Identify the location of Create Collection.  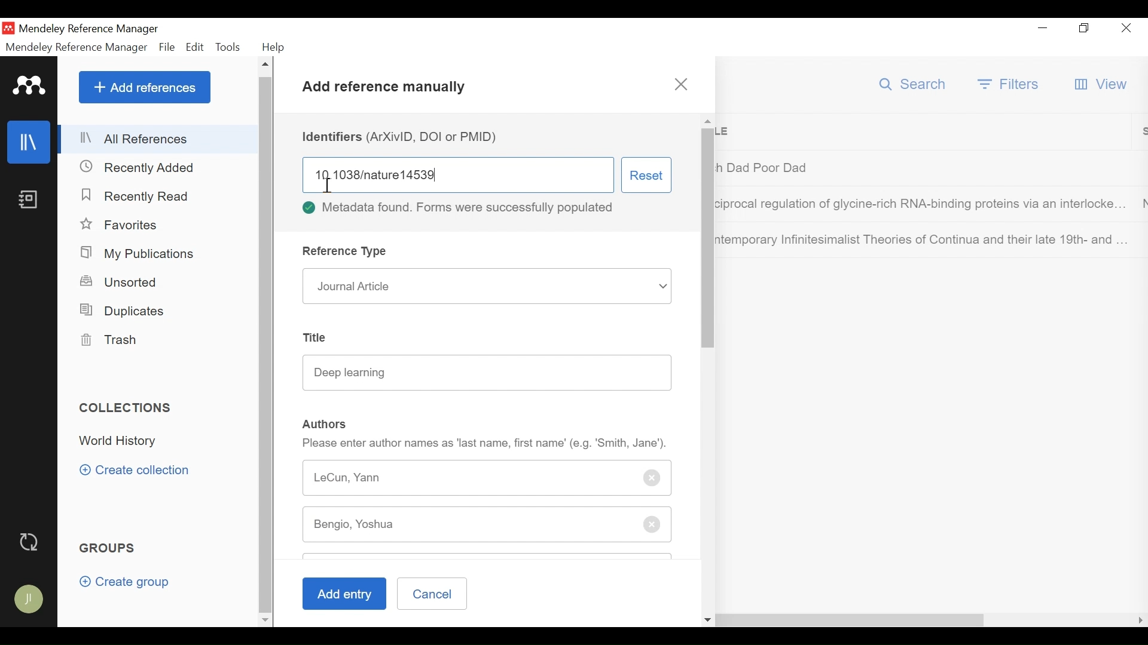
(139, 470).